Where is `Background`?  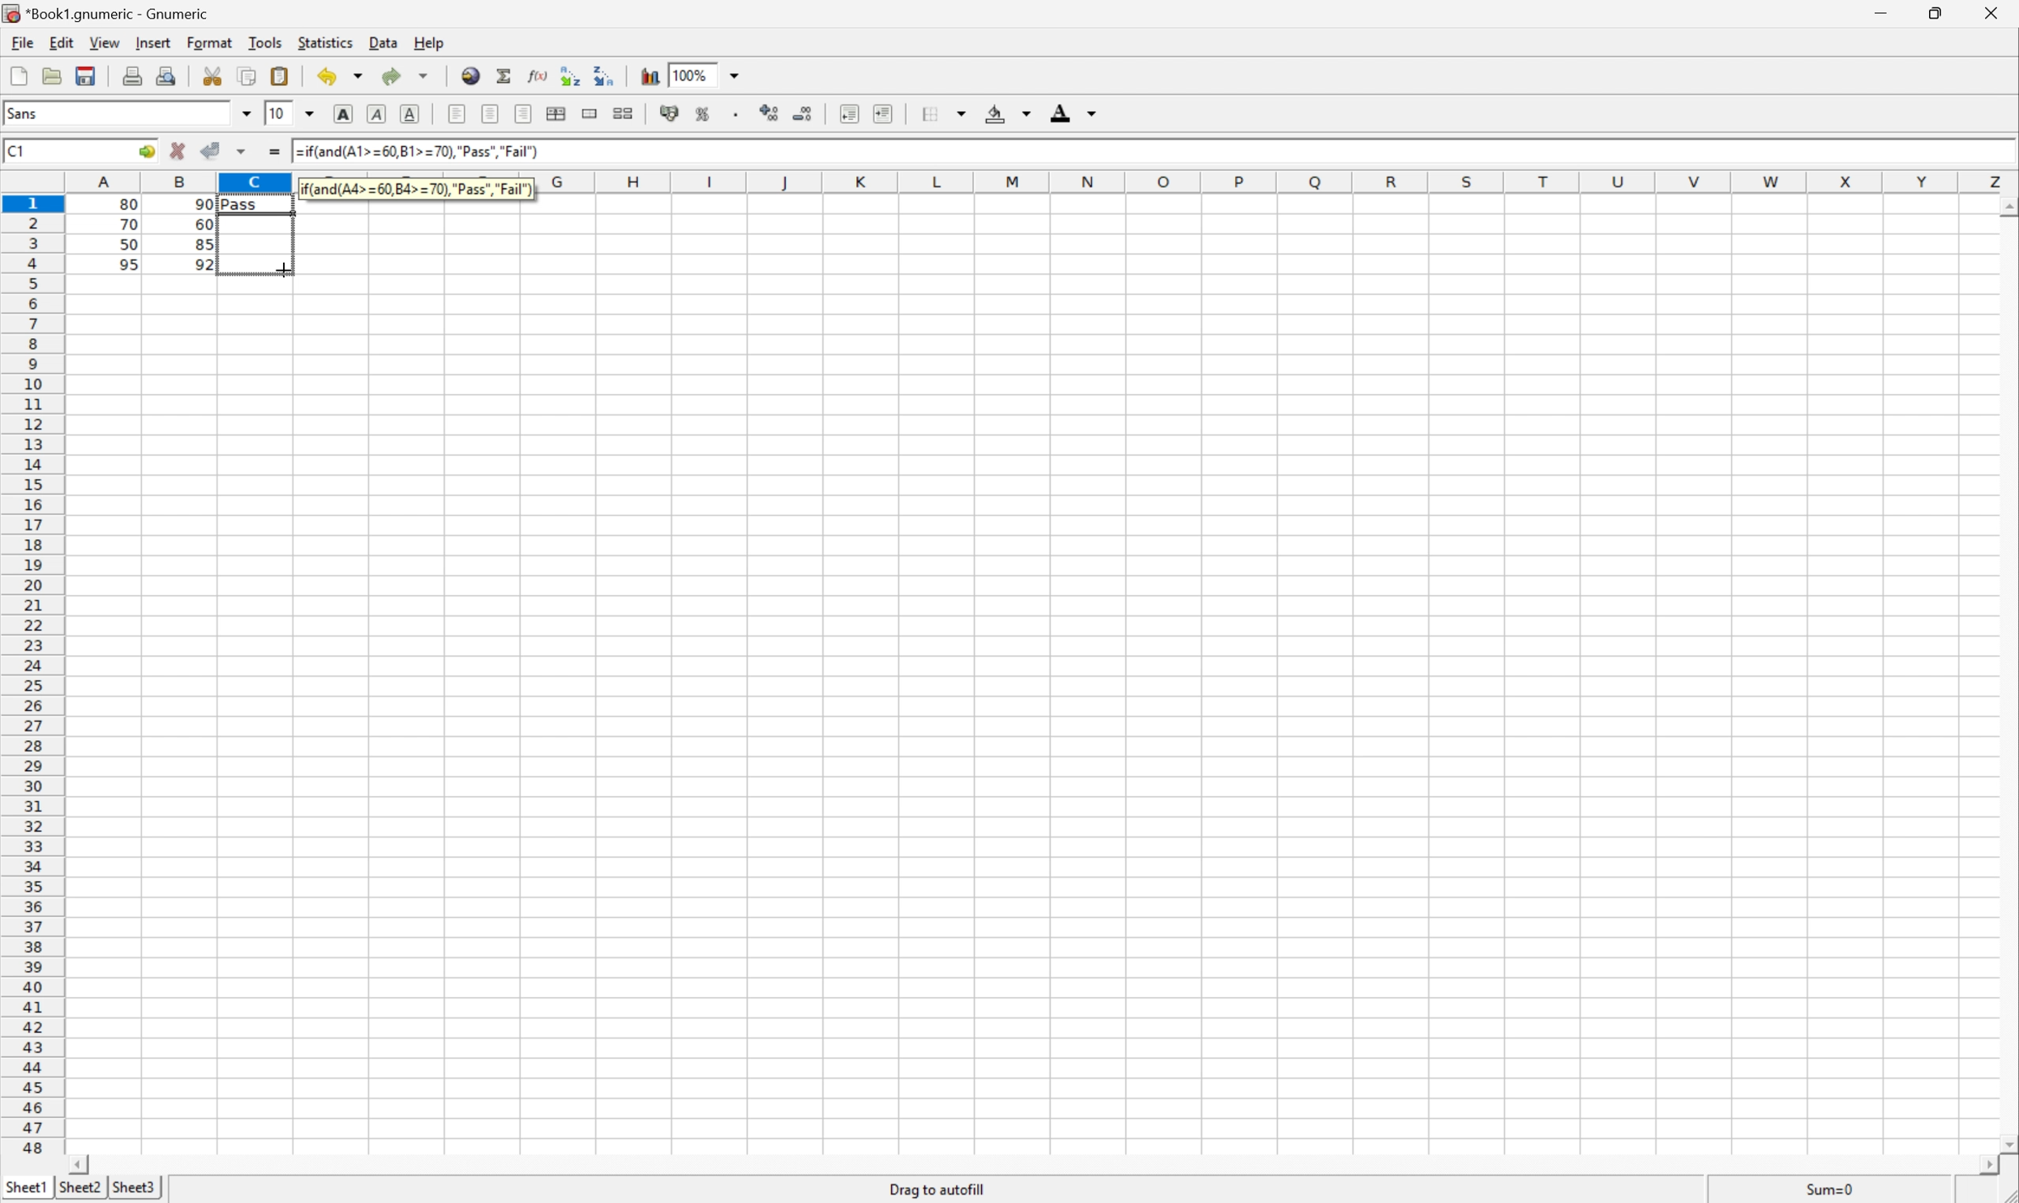 Background is located at coordinates (1009, 113).